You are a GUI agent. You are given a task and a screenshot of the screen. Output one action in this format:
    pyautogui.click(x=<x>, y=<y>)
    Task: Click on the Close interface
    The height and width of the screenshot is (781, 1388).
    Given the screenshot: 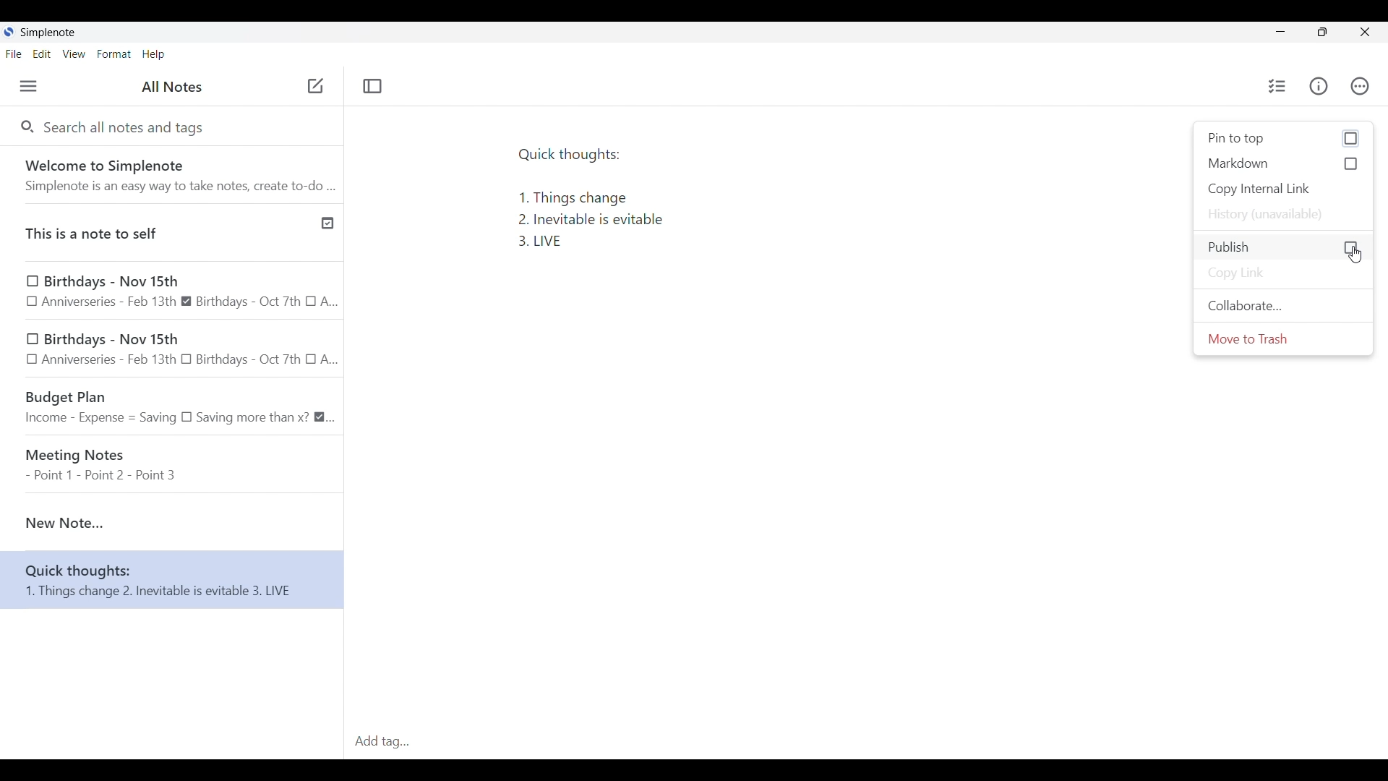 What is the action you would take?
    pyautogui.click(x=1364, y=32)
    